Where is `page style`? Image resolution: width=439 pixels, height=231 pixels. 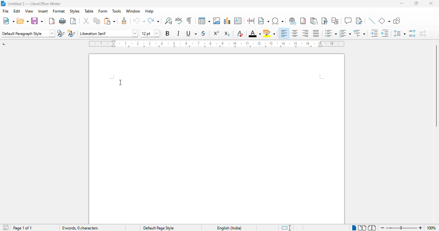
page style is located at coordinates (158, 228).